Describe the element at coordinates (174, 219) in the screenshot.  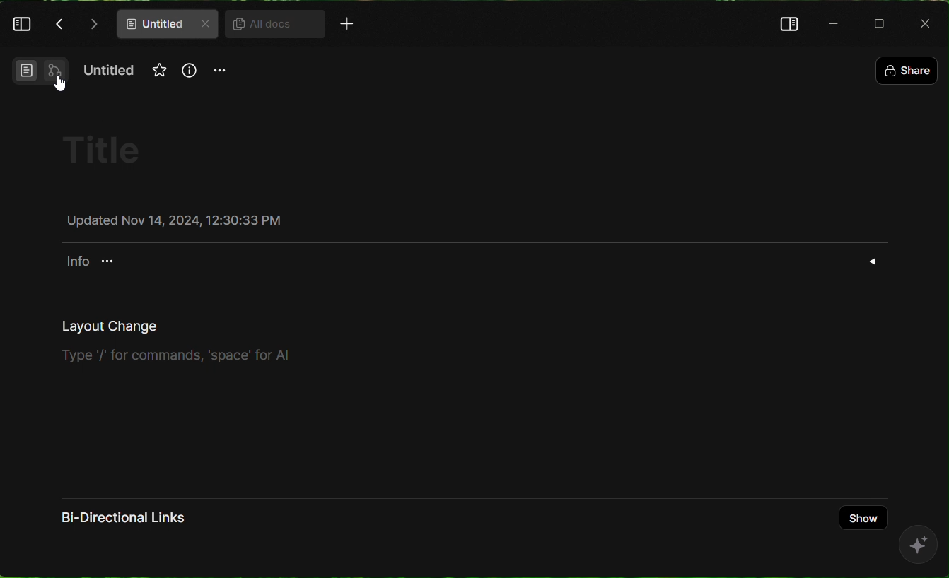
I see `updated` at that location.